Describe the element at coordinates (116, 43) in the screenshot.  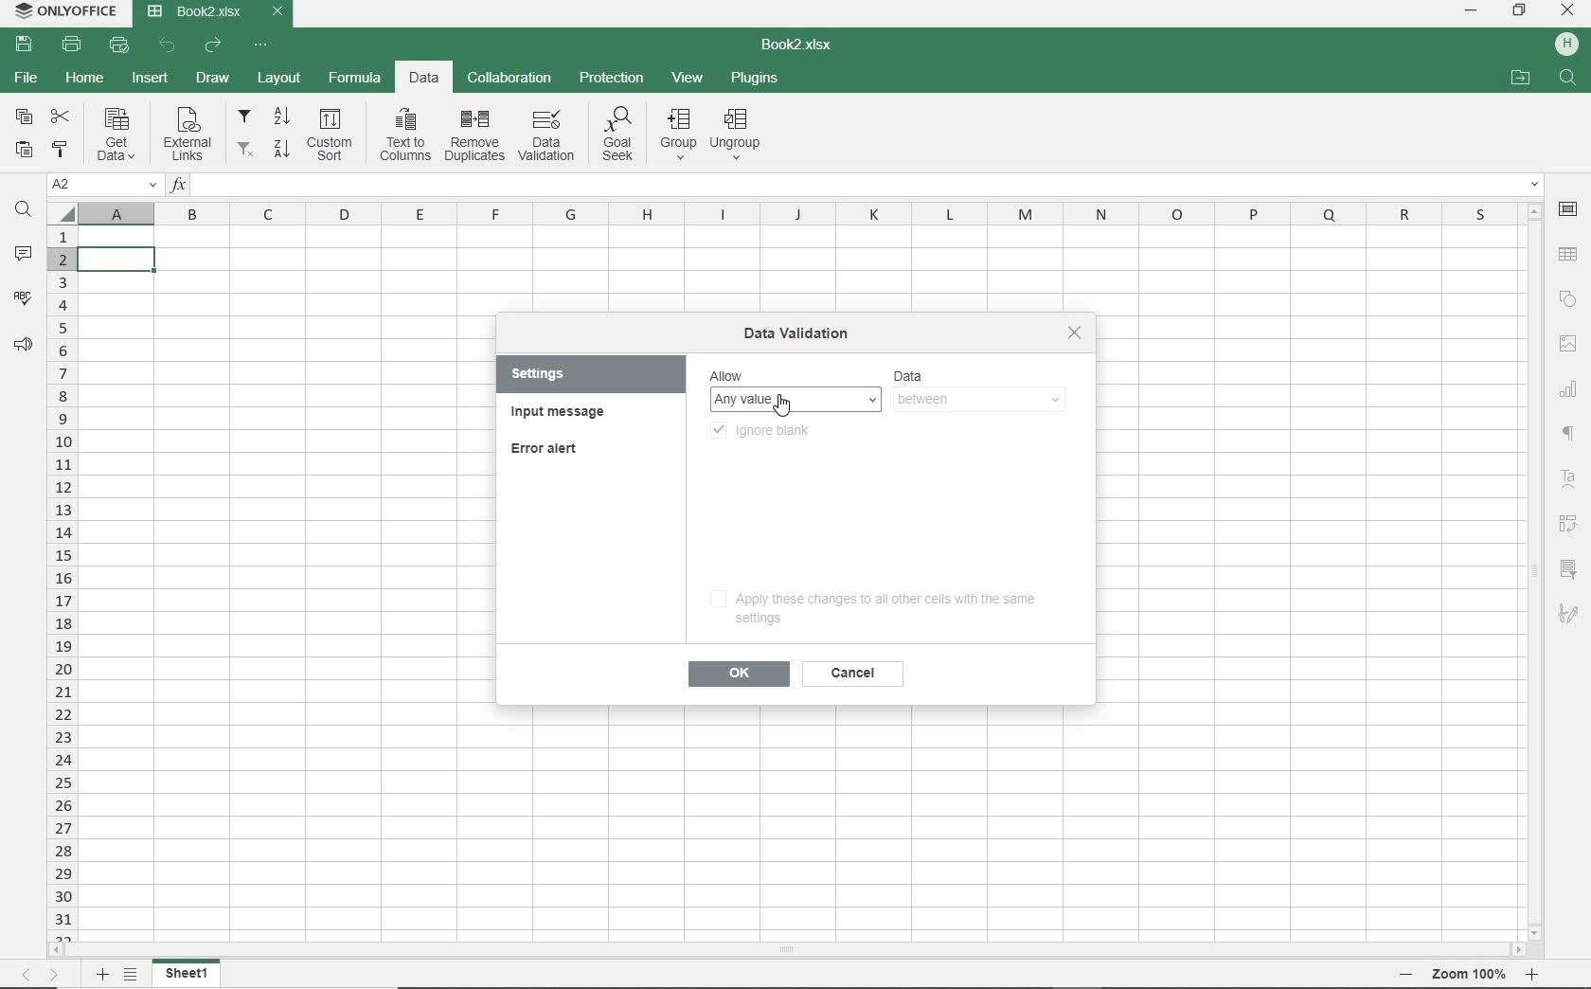
I see `QUICK PRINT` at that location.